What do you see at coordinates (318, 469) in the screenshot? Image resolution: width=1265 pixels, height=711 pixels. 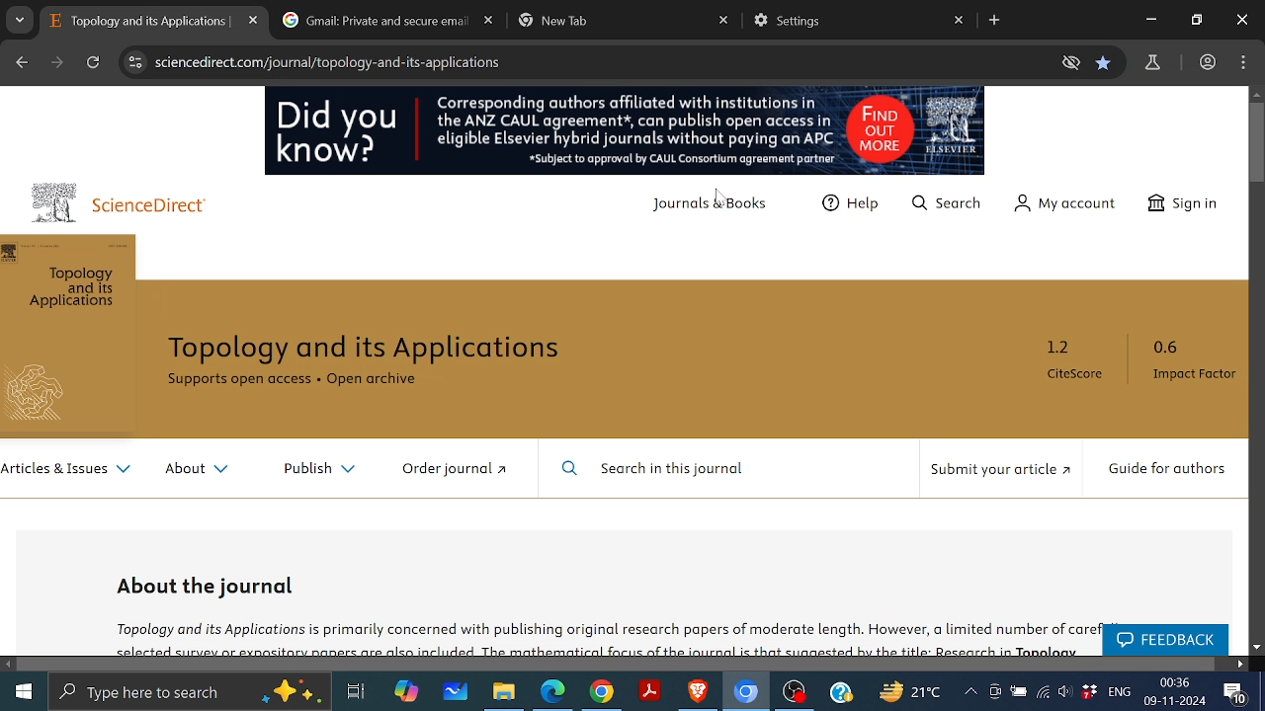 I see `Publish` at bounding box center [318, 469].